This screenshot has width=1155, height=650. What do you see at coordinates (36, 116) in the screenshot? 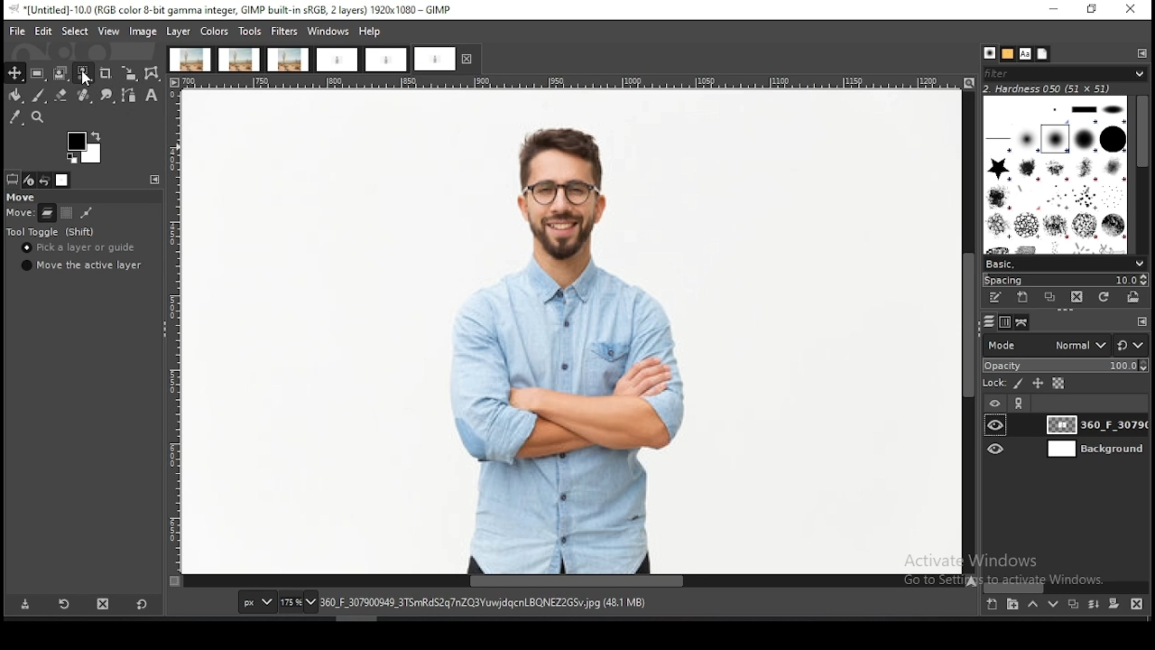
I see `zoom tool` at bounding box center [36, 116].